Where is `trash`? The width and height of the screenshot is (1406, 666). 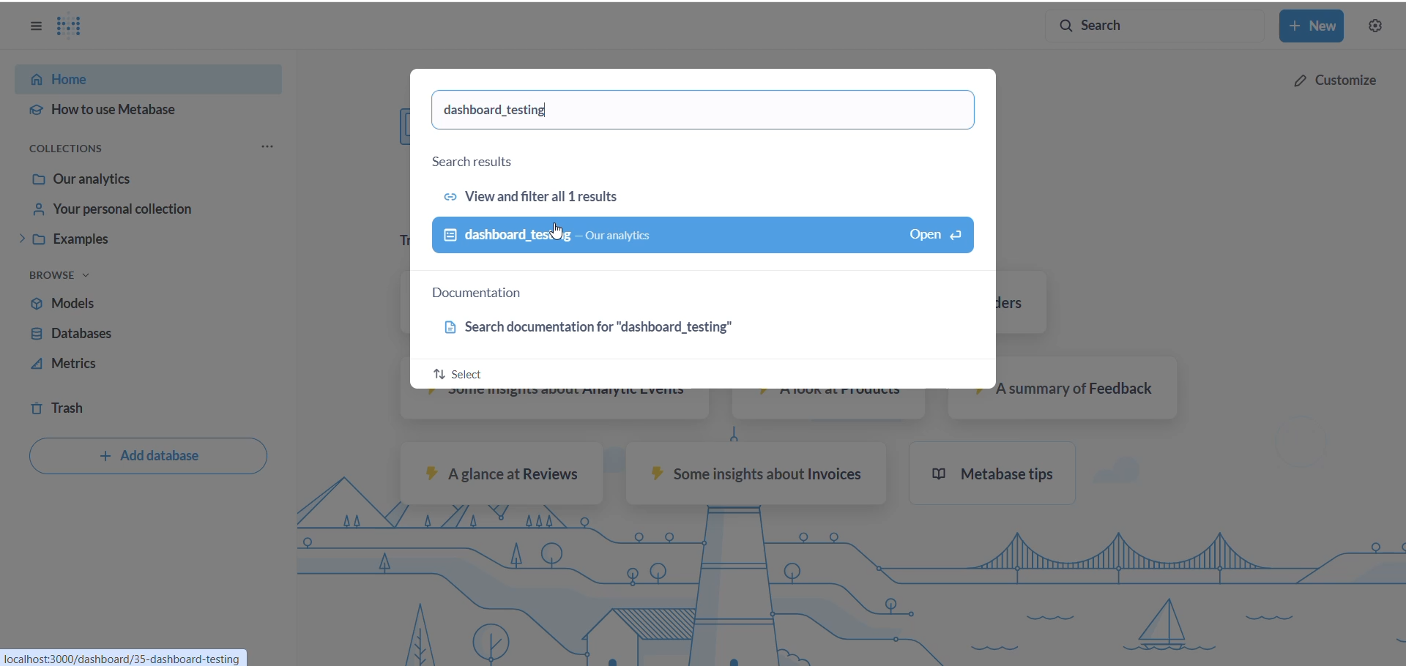
trash is located at coordinates (95, 404).